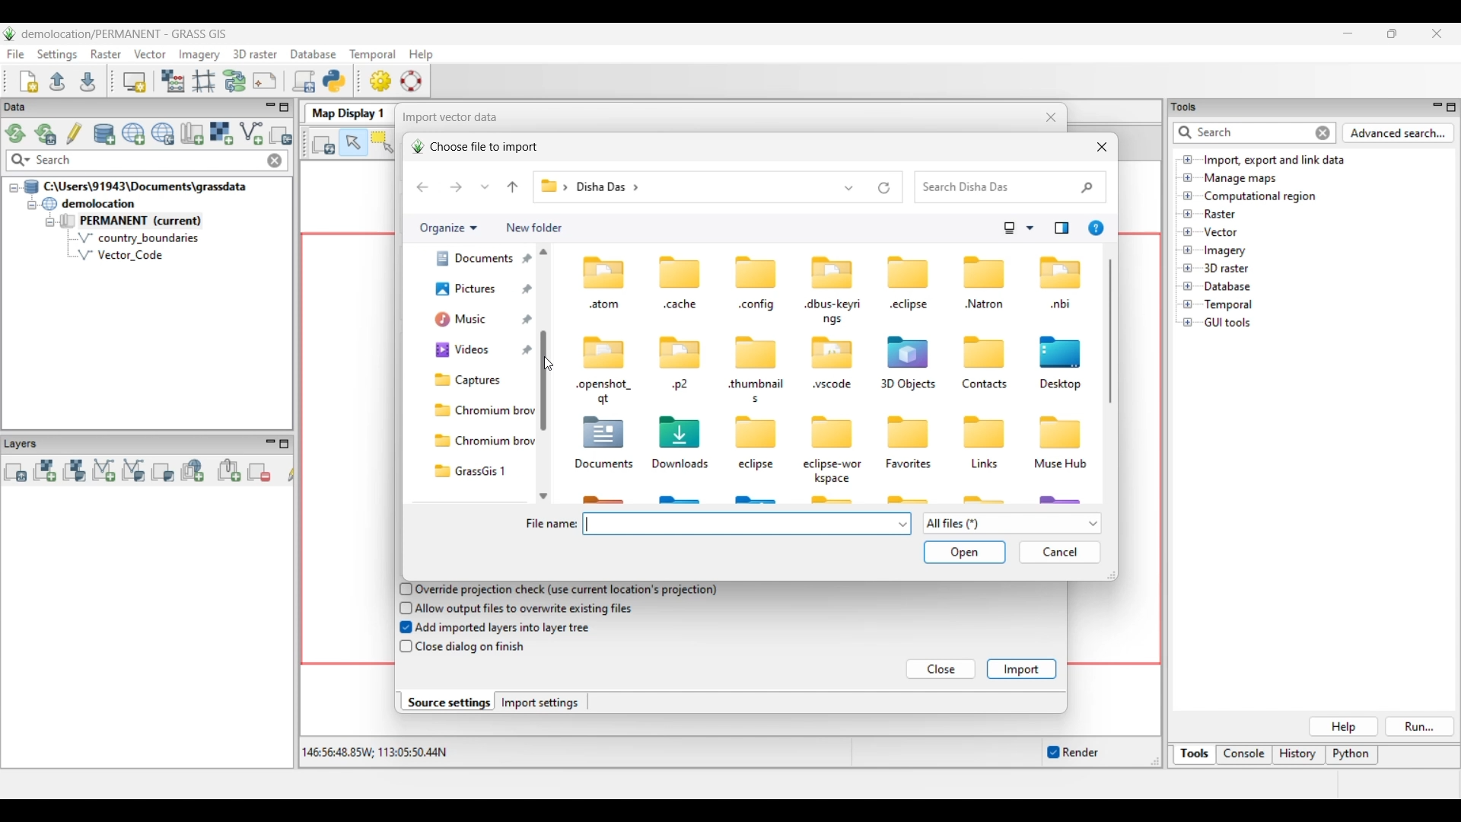  I want to click on icon, so click(682, 430).